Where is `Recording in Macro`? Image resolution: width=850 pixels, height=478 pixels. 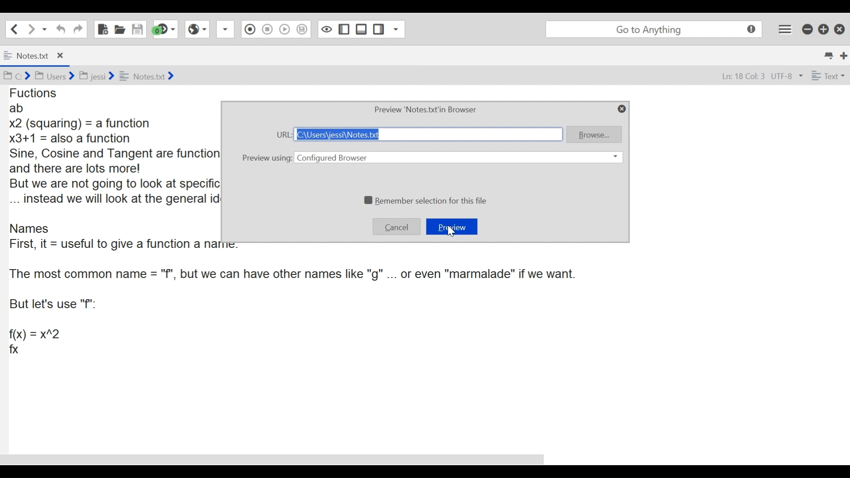
Recording in Macro is located at coordinates (250, 29).